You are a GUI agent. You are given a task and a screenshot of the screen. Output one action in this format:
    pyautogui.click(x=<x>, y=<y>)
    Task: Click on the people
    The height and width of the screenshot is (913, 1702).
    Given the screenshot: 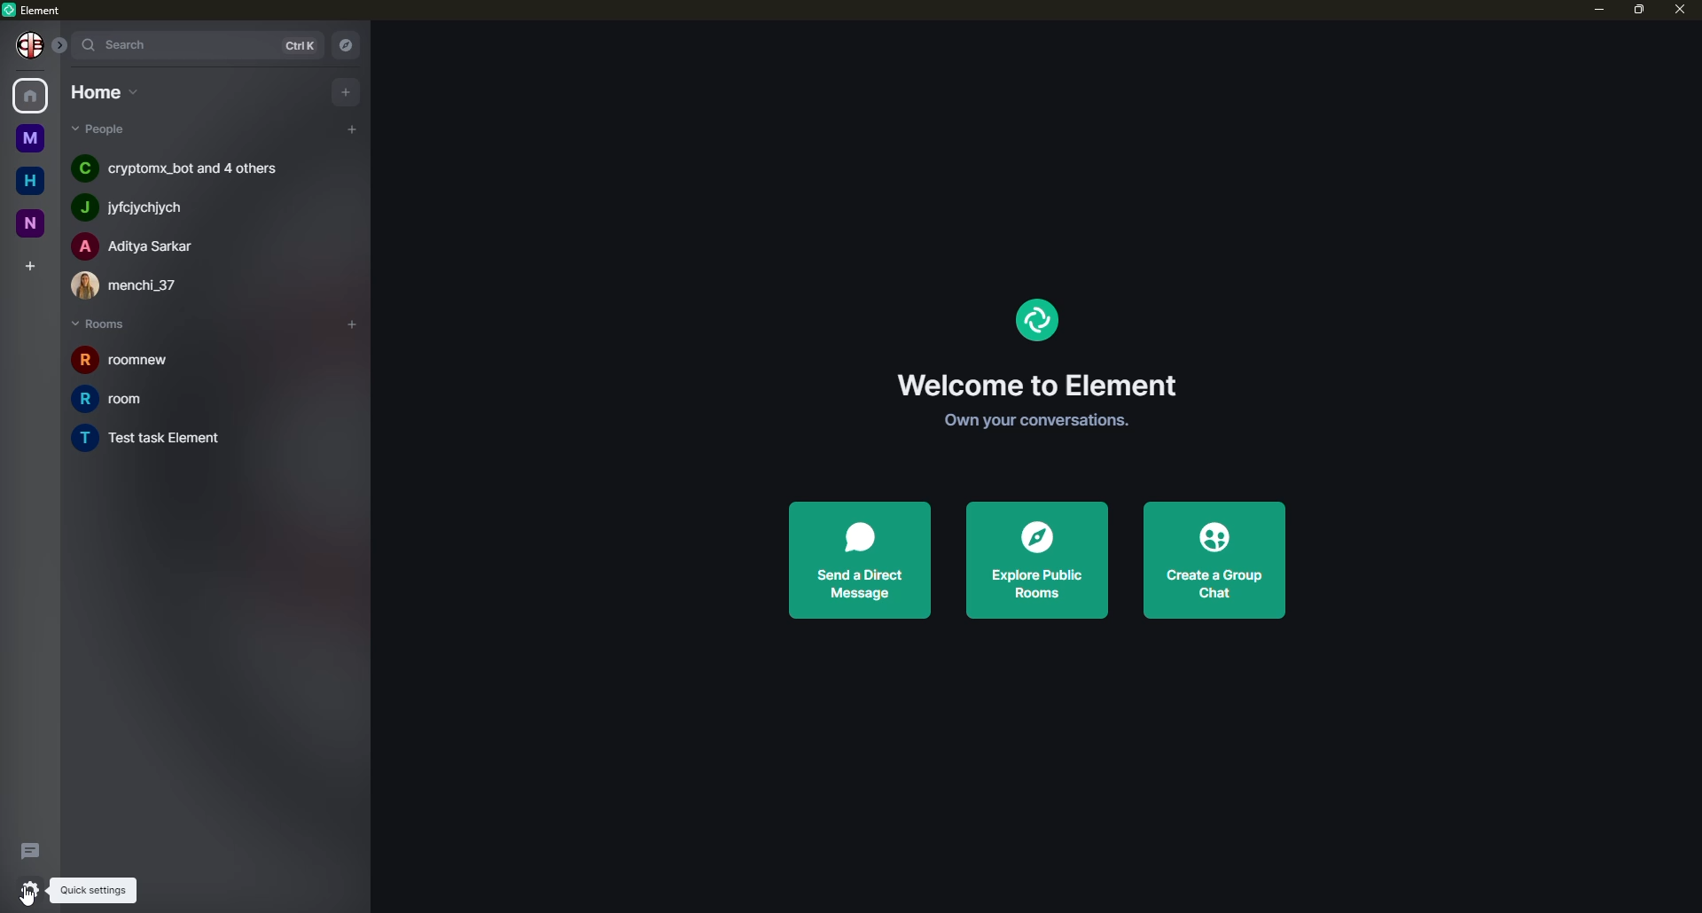 What is the action you would take?
    pyautogui.click(x=136, y=246)
    